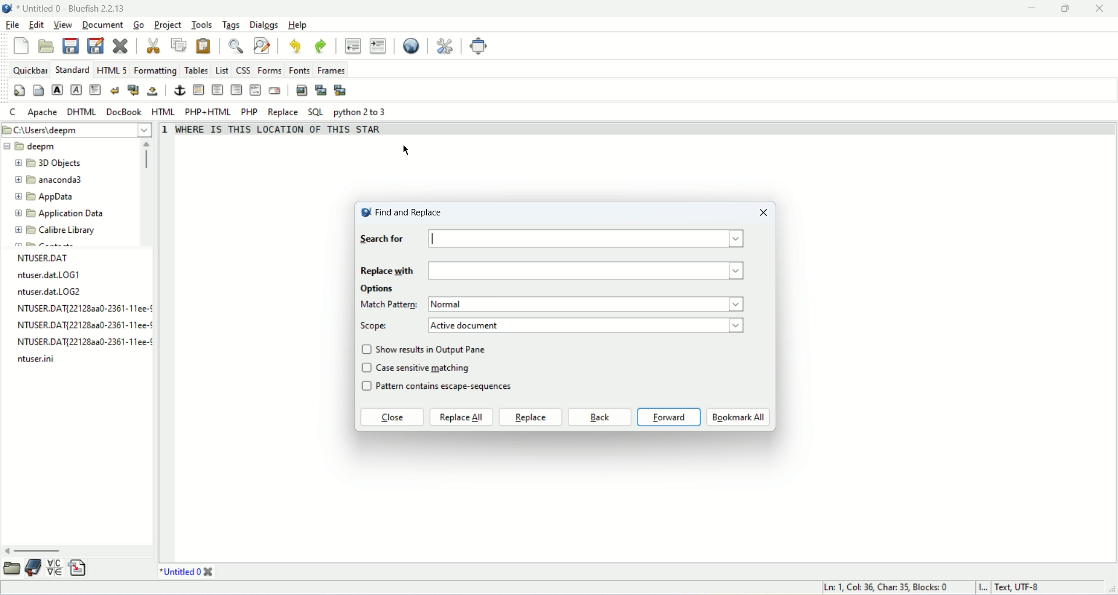 Image resolution: width=1118 pixels, height=595 pixels. Describe the element at coordinates (148, 192) in the screenshot. I see `scroll bar` at that location.